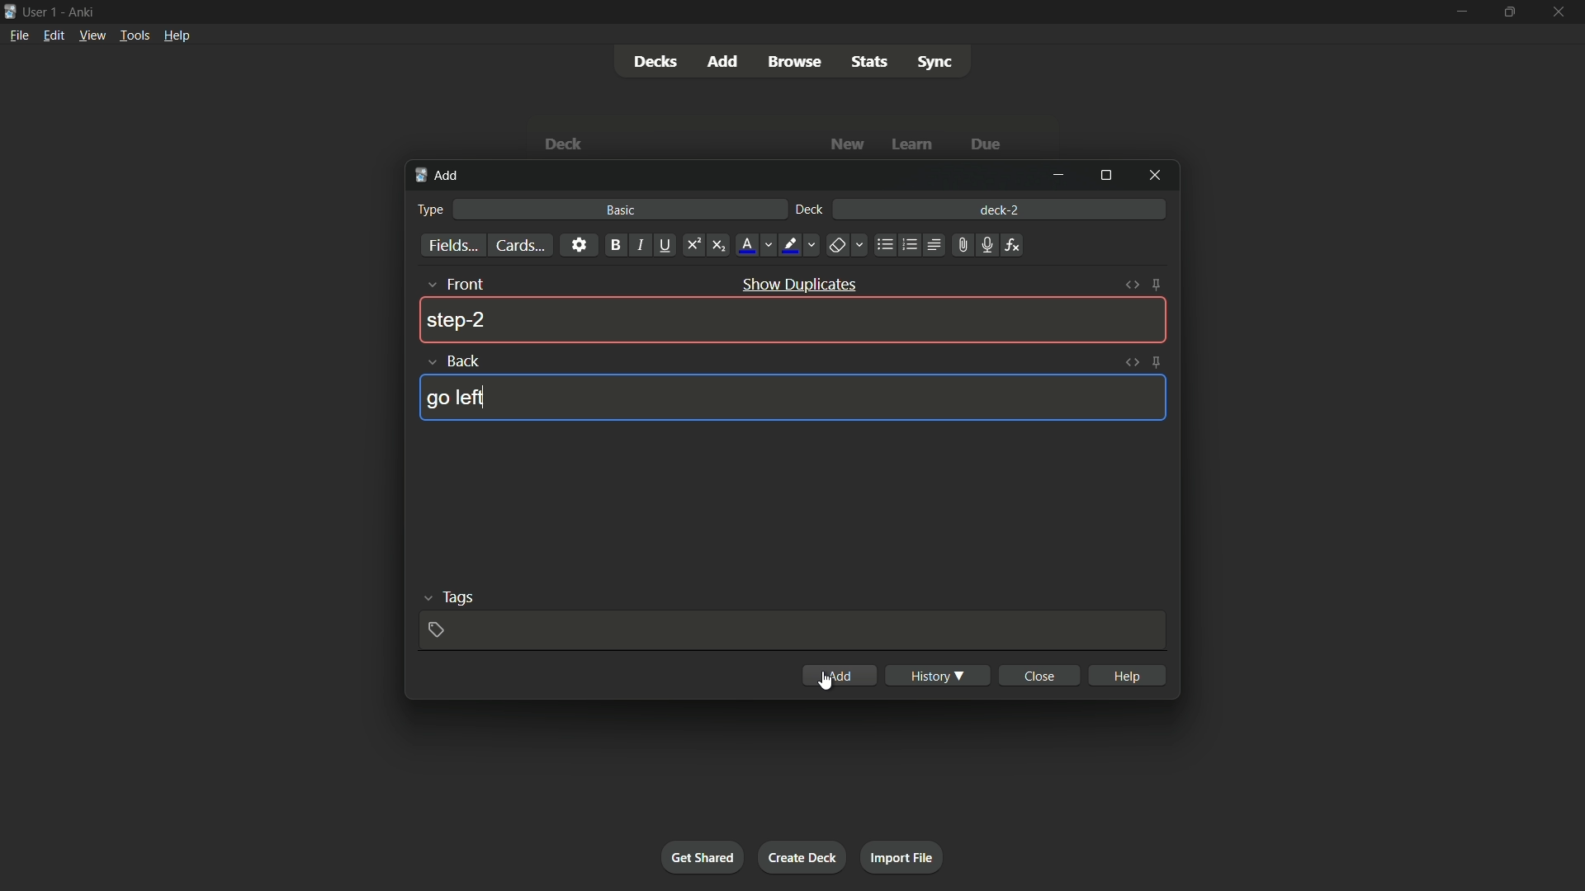  What do you see at coordinates (1464, 11) in the screenshot?
I see `minimize` at bounding box center [1464, 11].